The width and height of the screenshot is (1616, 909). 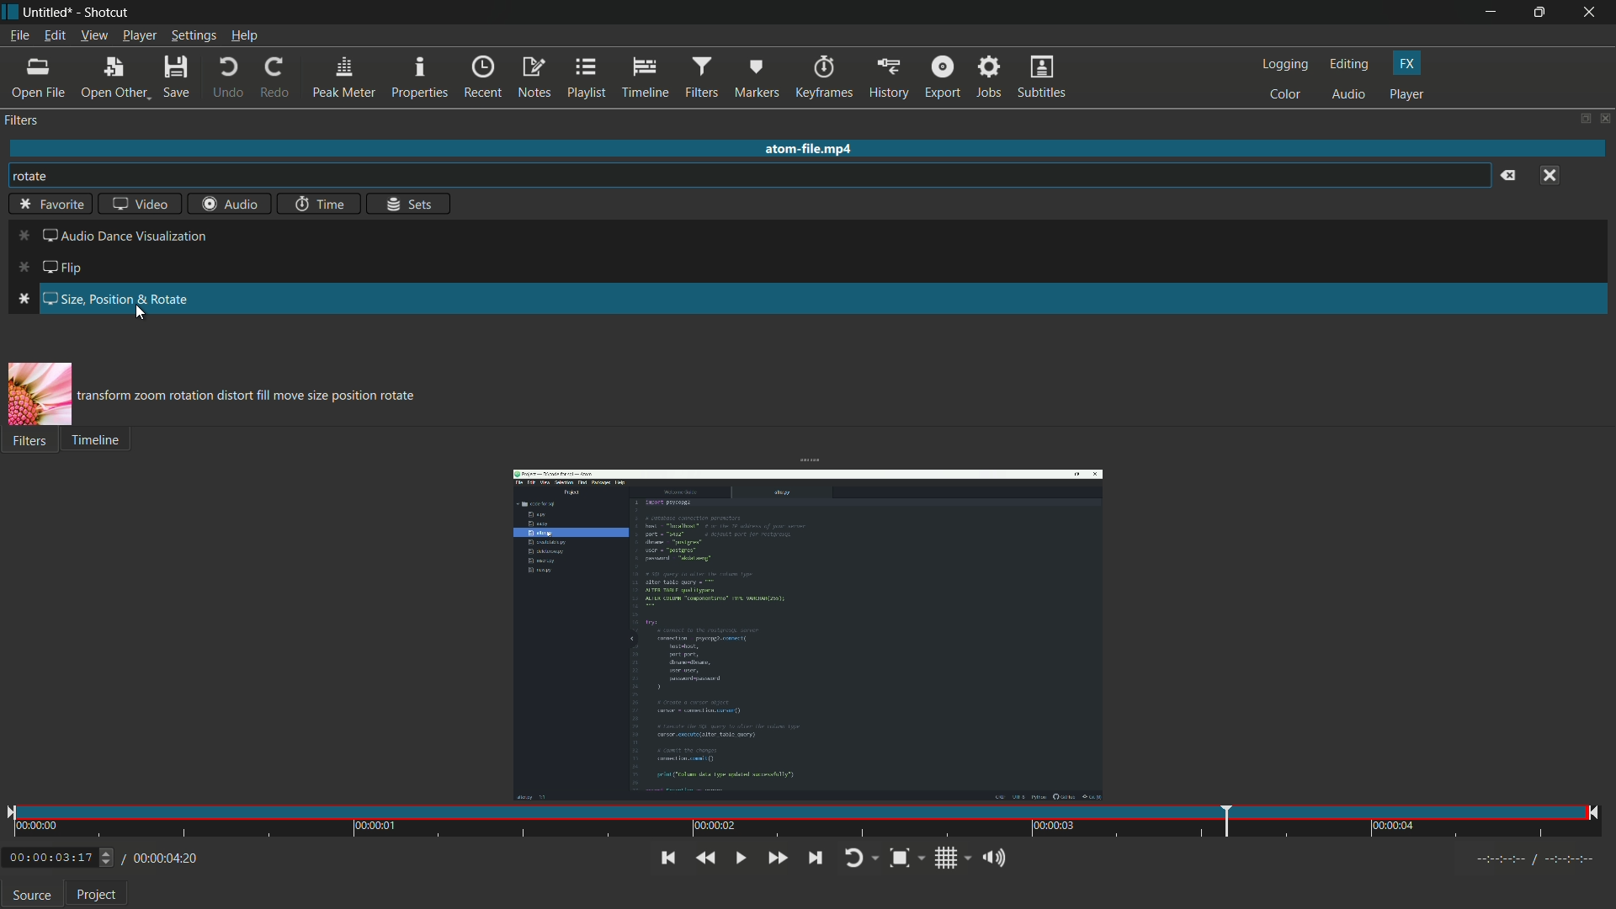 What do you see at coordinates (888, 78) in the screenshot?
I see `history` at bounding box center [888, 78].